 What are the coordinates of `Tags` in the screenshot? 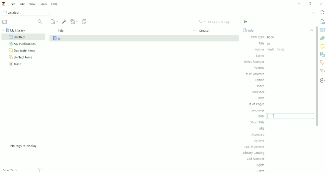 It's located at (322, 62).